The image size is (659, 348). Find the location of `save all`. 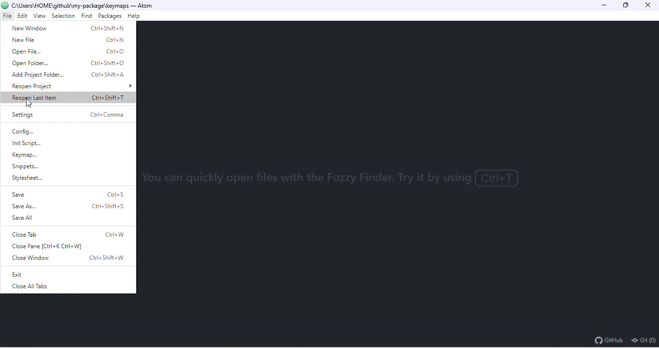

save all is located at coordinates (59, 218).